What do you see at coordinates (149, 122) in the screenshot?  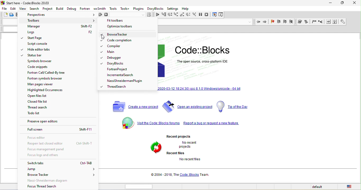 I see `visit the code blocks forums` at bounding box center [149, 122].